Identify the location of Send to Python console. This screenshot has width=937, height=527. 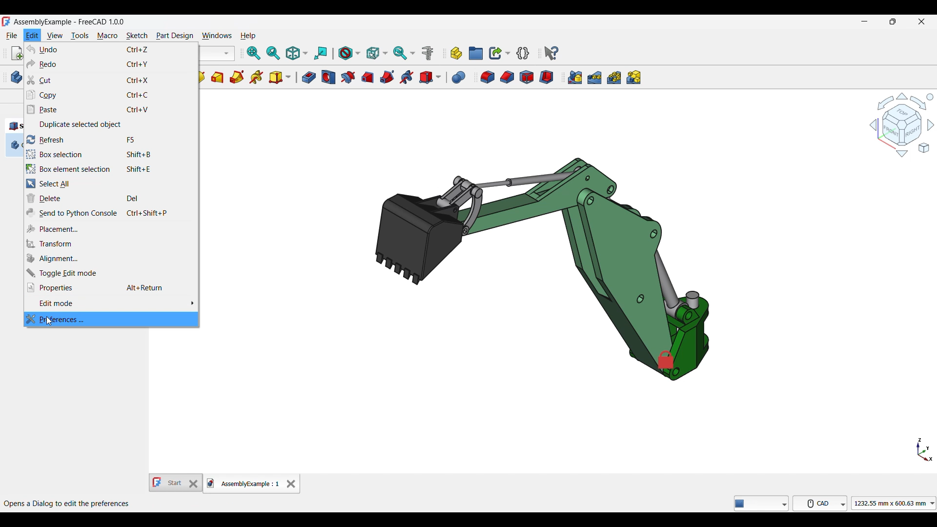
(111, 213).